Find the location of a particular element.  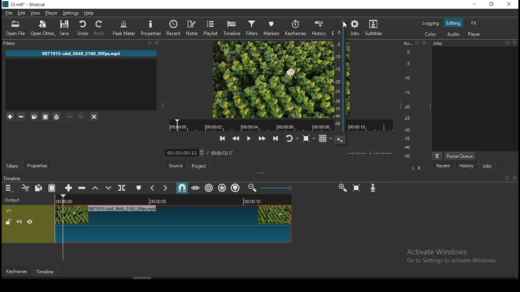

play quickly backward is located at coordinates (235, 138).